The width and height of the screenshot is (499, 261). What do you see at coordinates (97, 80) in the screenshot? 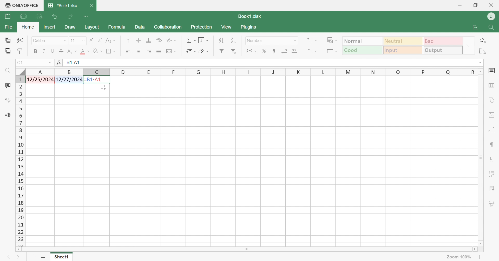
I see `=B1-A1` at bounding box center [97, 80].